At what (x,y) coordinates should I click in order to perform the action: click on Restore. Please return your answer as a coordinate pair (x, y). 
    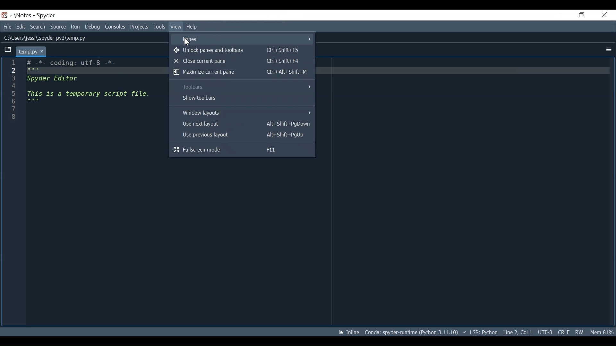
    Looking at the image, I should click on (580, 15).